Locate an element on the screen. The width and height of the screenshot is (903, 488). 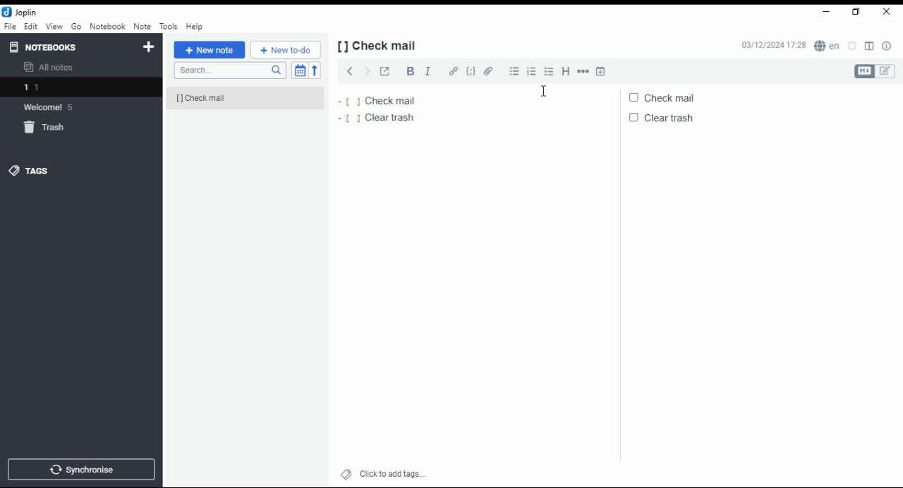
all notes is located at coordinates (50, 67).